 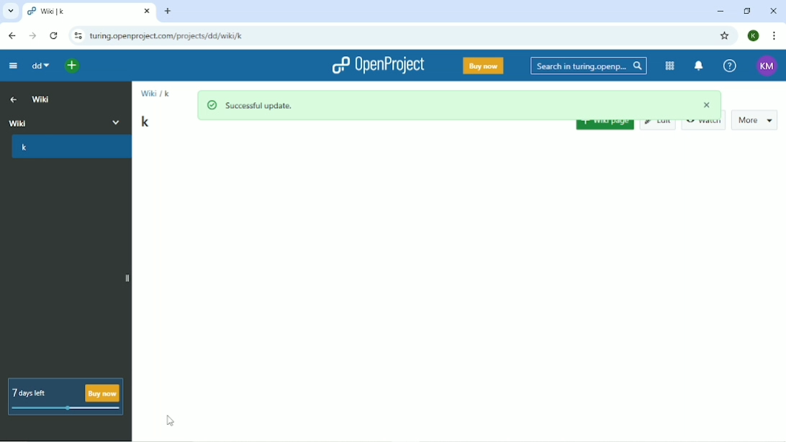 I want to click on Cursor, so click(x=168, y=420).